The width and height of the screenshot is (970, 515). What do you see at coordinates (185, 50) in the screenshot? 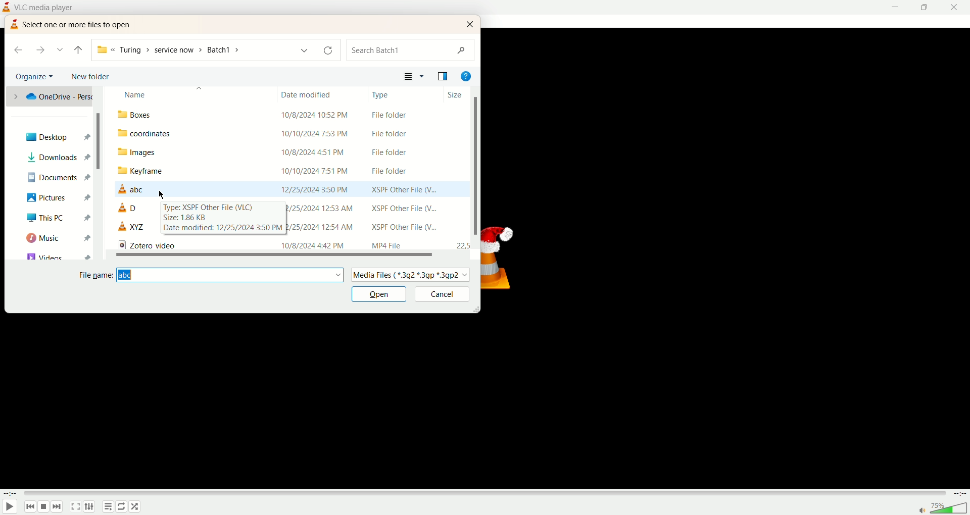
I see `location` at bounding box center [185, 50].